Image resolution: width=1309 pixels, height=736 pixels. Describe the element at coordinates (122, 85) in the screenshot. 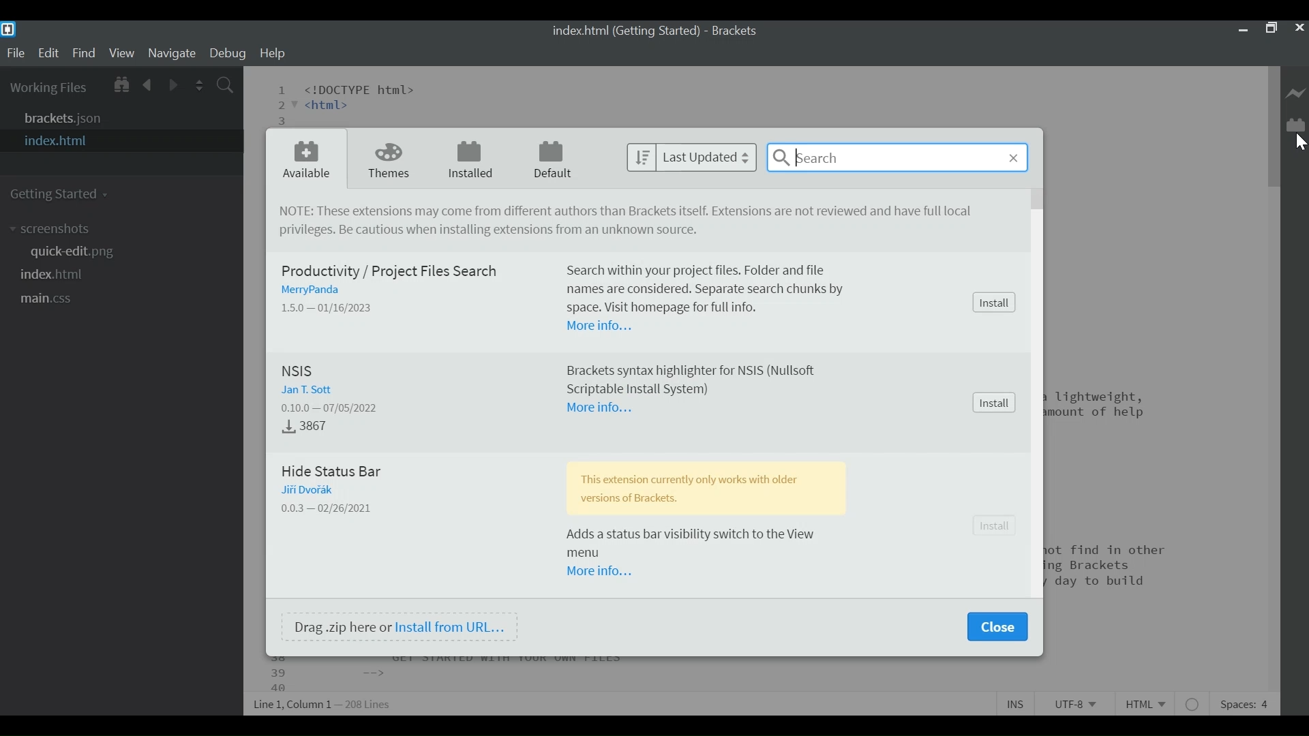

I see `Show in File tree` at that location.